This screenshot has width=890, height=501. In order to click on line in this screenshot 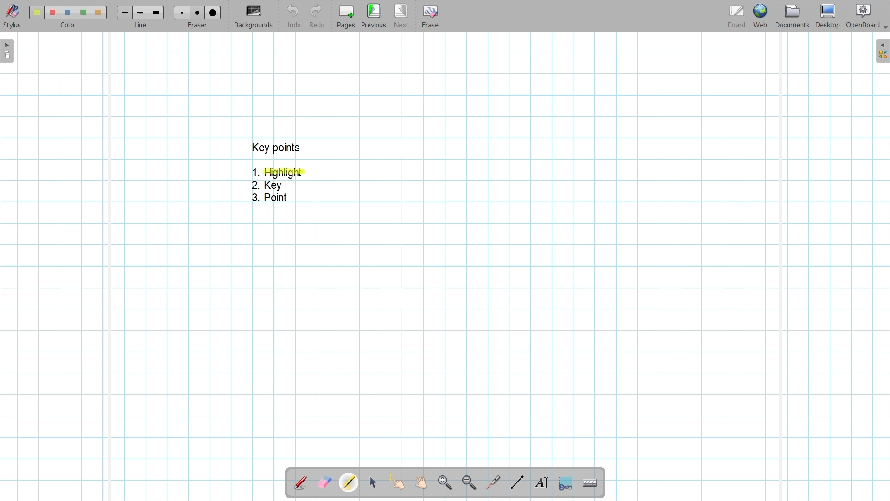, I will do `click(143, 26)`.